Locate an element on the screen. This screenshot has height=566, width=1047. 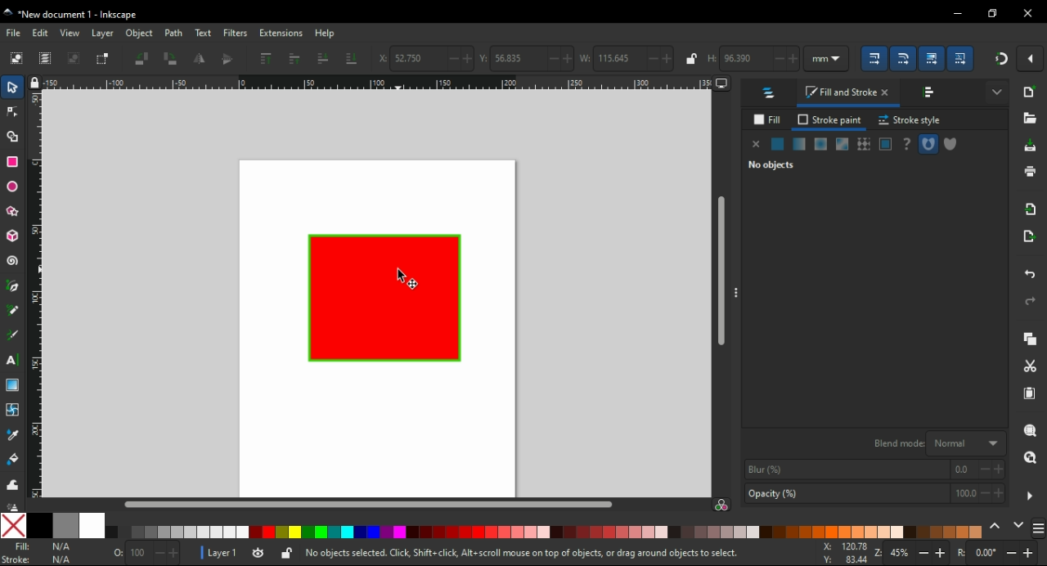
zoom drawing is located at coordinates (1029, 459).